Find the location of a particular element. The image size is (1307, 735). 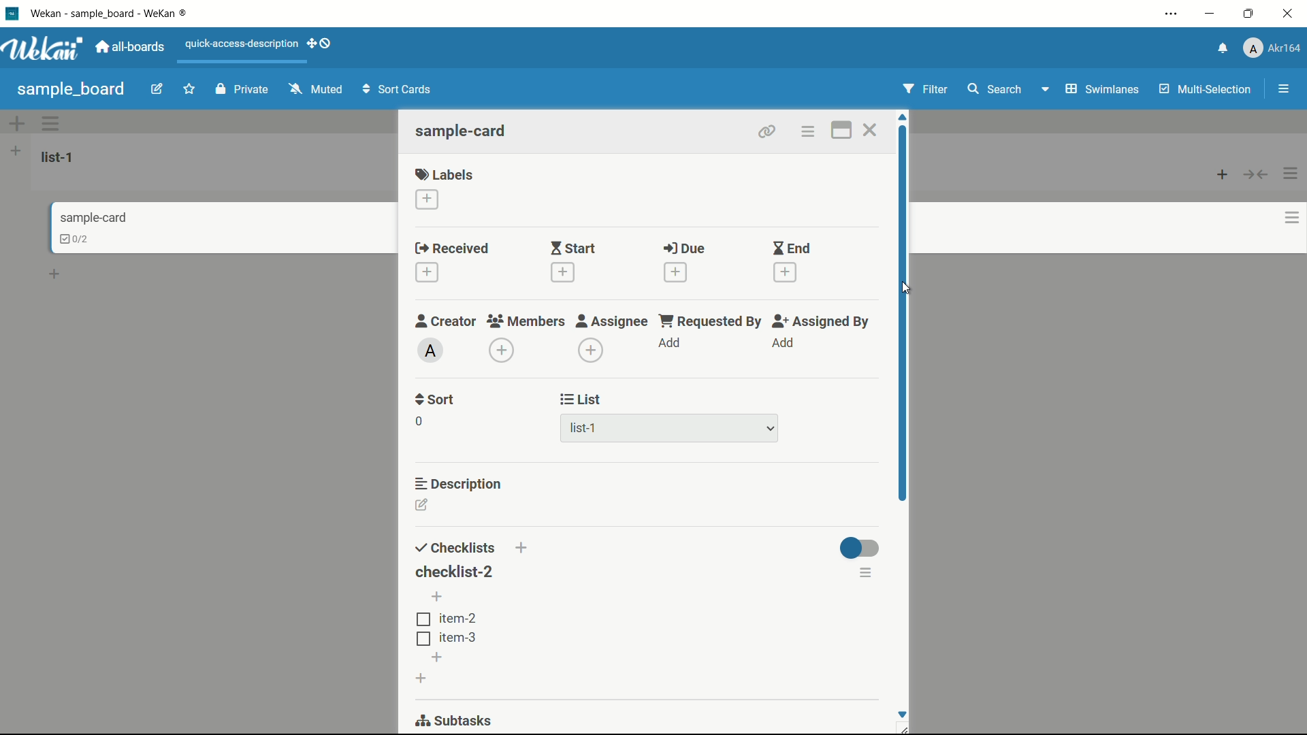

maximize is located at coordinates (1249, 13).